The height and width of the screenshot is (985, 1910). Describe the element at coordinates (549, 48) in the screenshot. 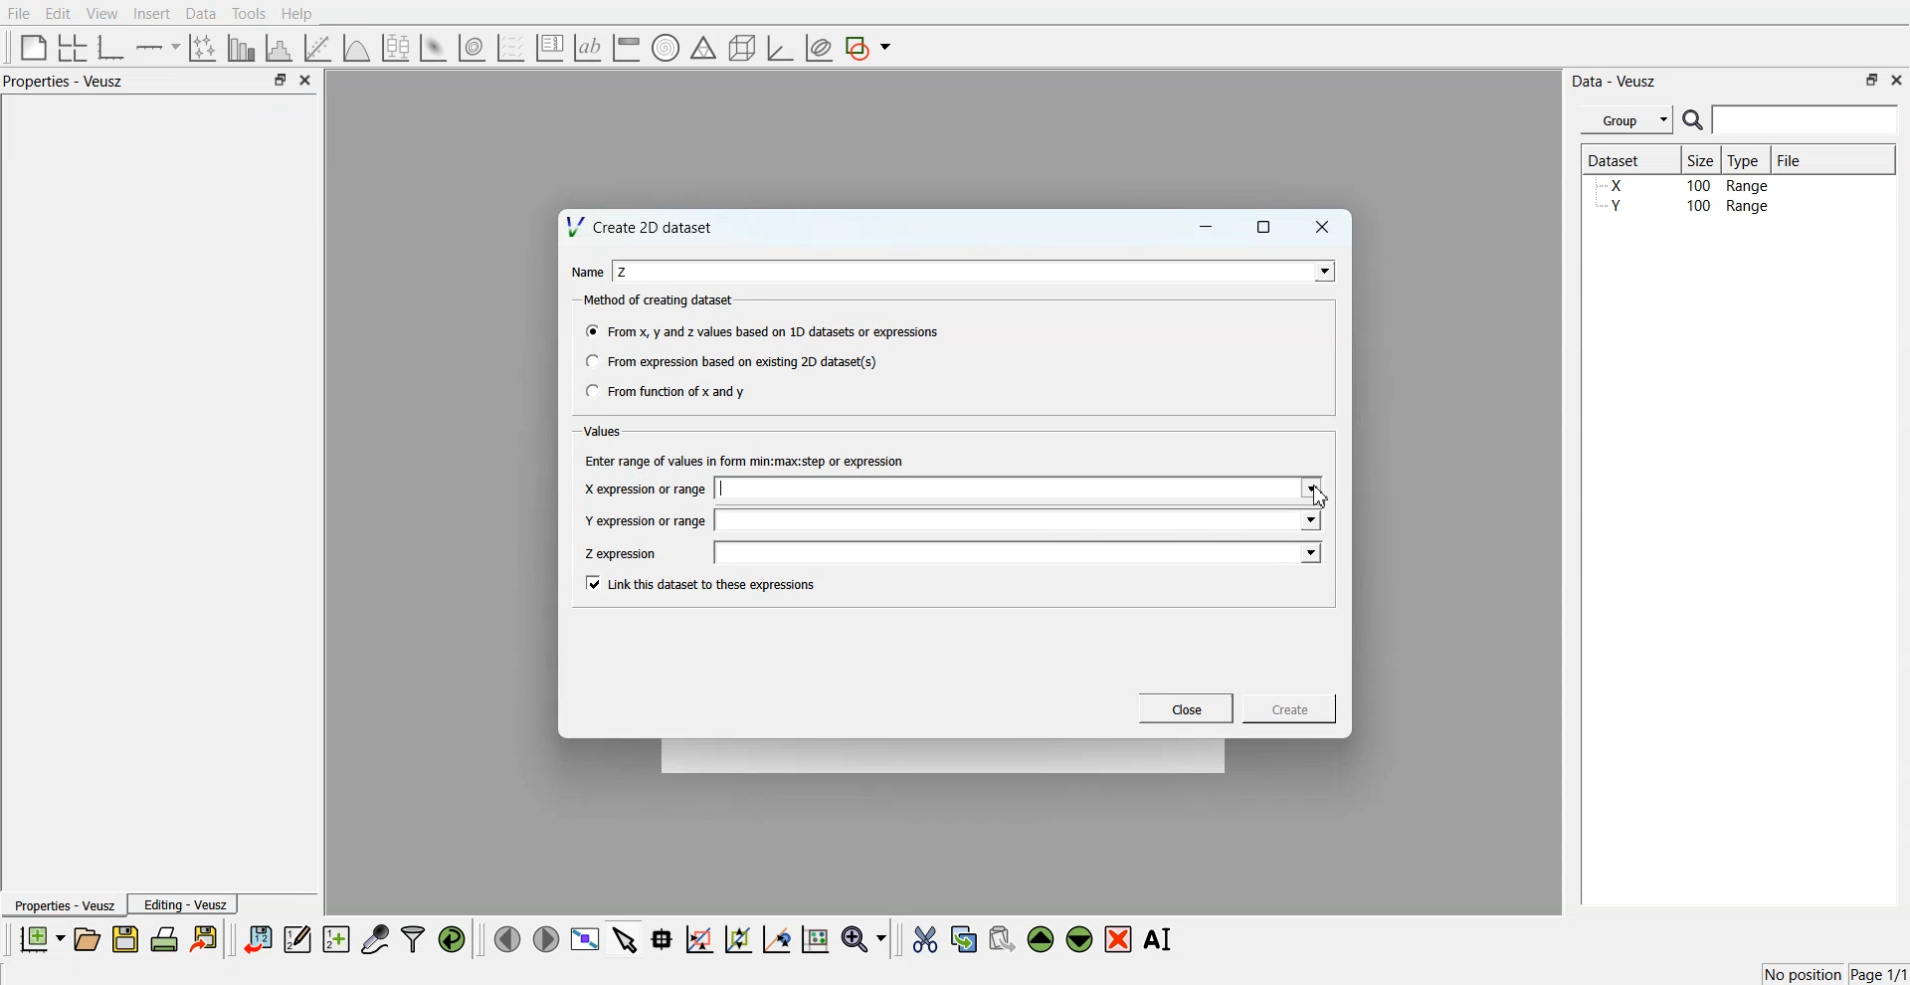

I see `Plot key` at that location.